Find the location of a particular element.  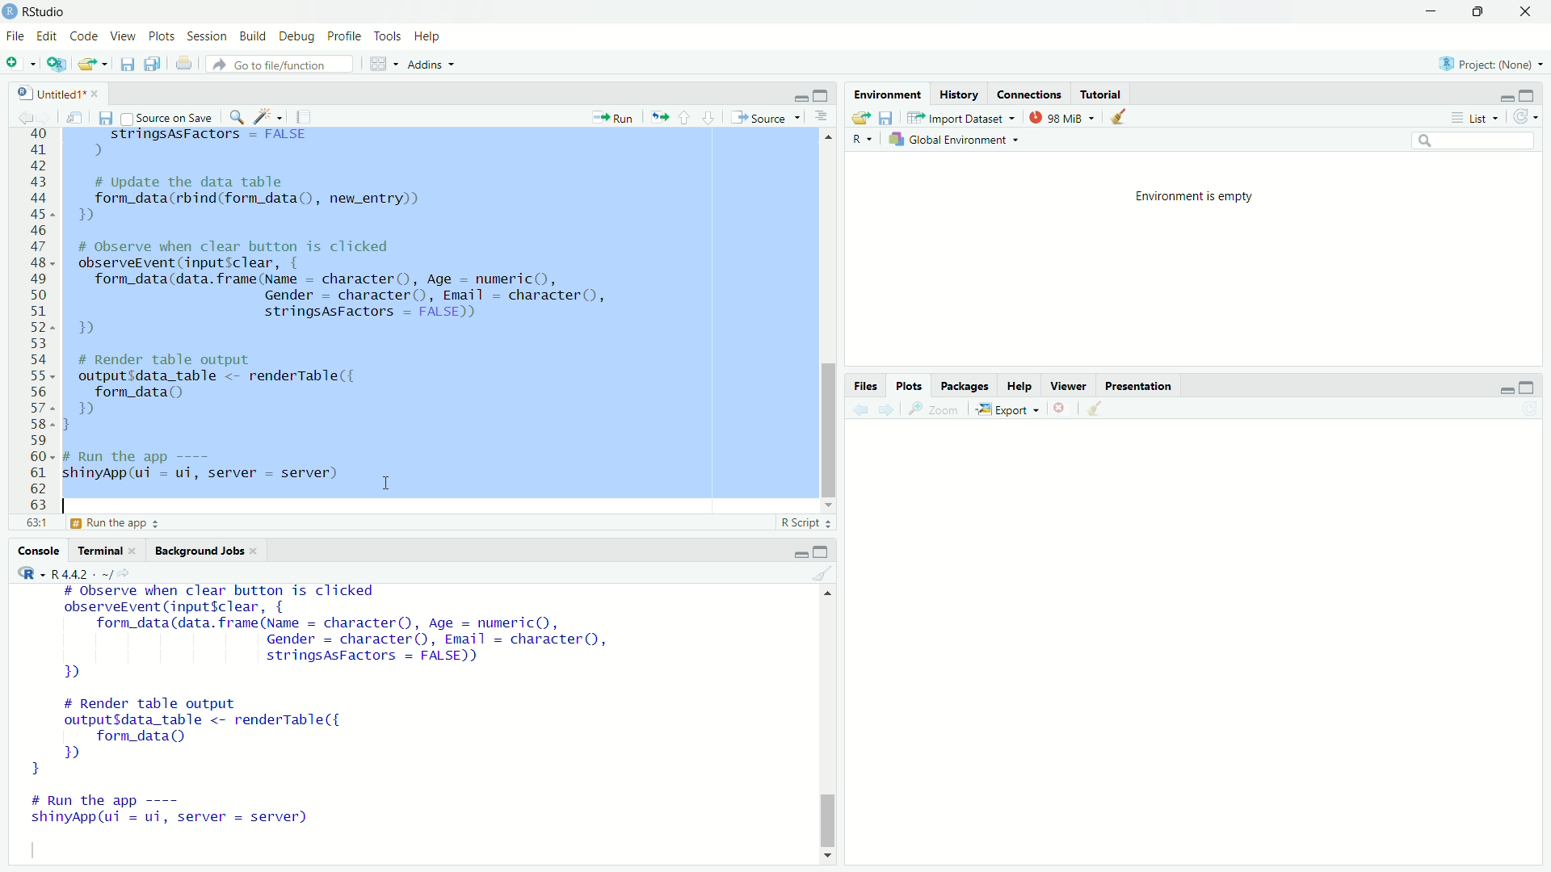

source the contents of the active document is located at coordinates (763, 118).